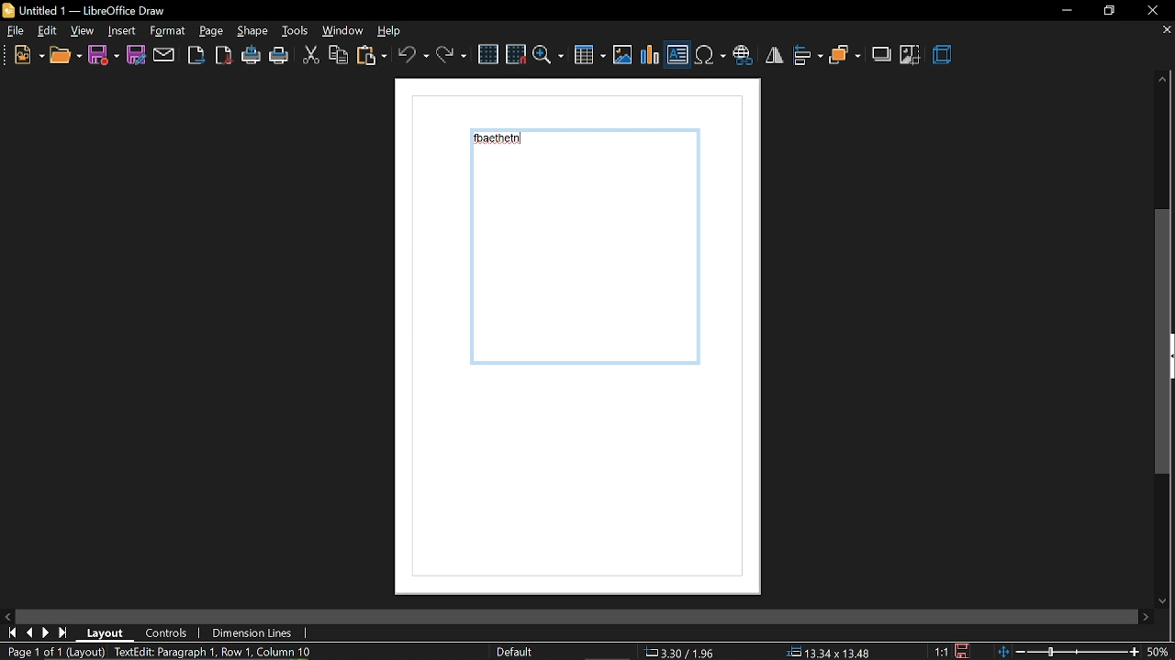  I want to click on align, so click(808, 57).